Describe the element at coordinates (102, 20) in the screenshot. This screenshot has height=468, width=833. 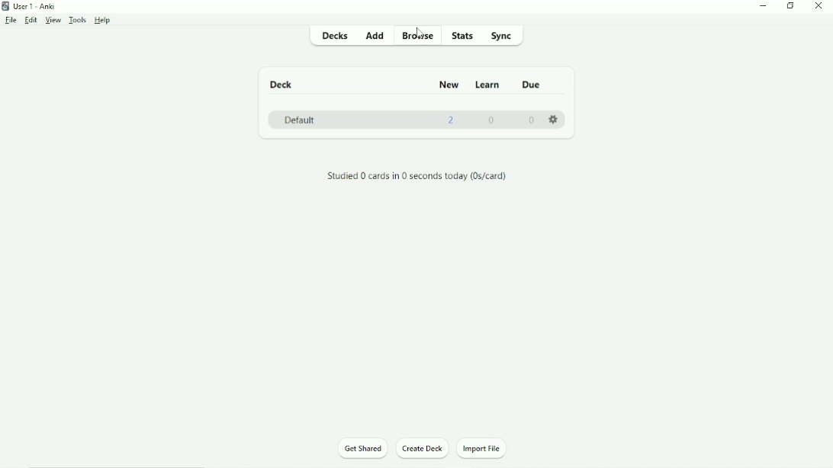
I see `Help` at that location.